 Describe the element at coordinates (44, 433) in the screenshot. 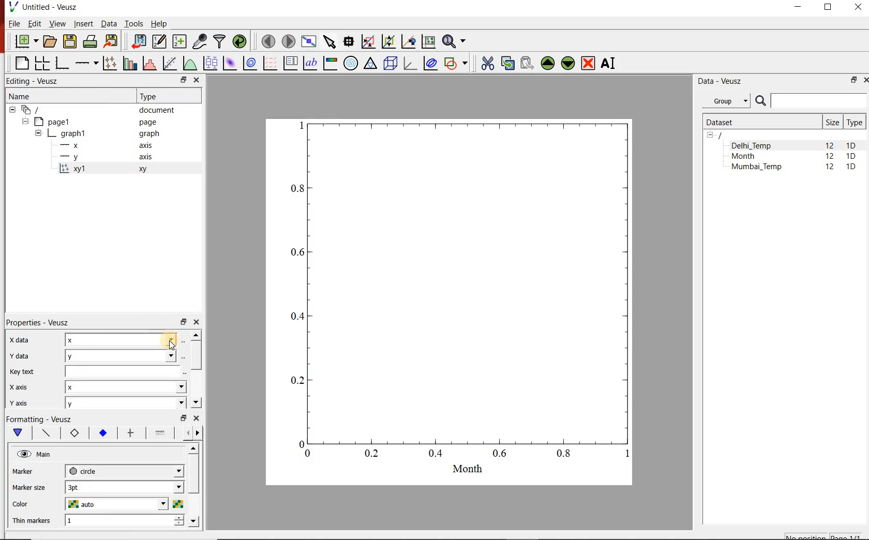

I see `Axis line` at that location.